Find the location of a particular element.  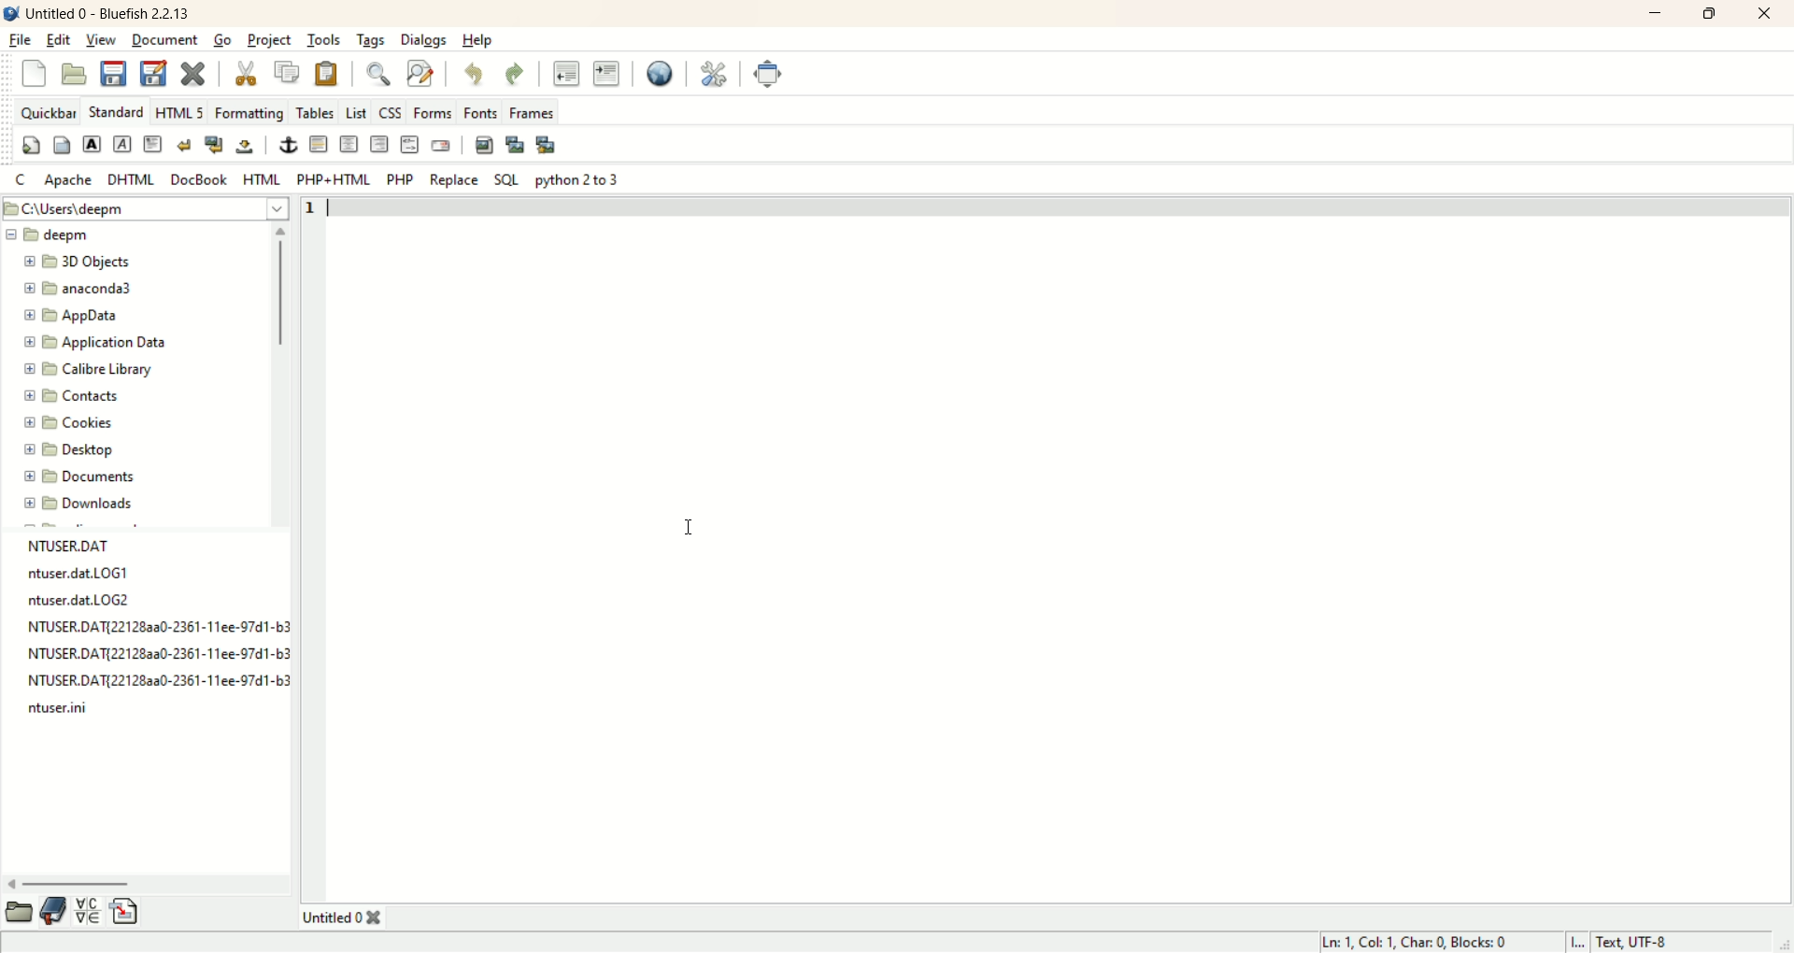

insert image is located at coordinates (482, 144).